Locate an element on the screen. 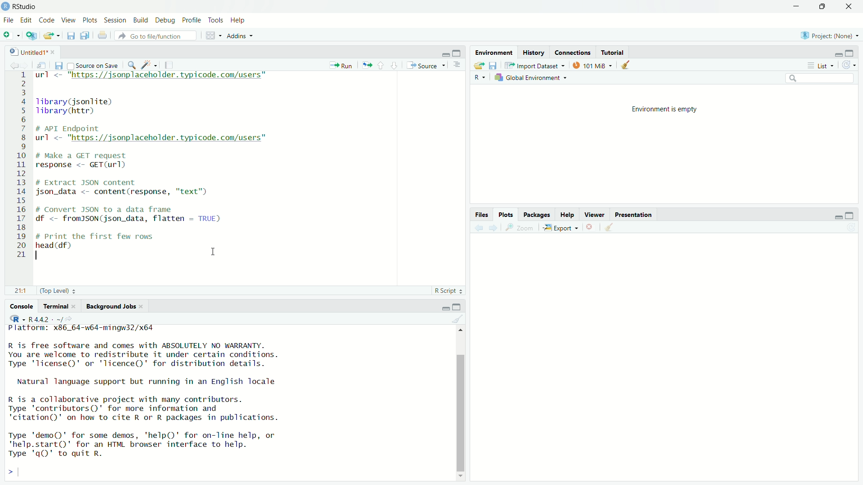 The height and width of the screenshot is (485, 863). Minimize is located at coordinates (836, 54).